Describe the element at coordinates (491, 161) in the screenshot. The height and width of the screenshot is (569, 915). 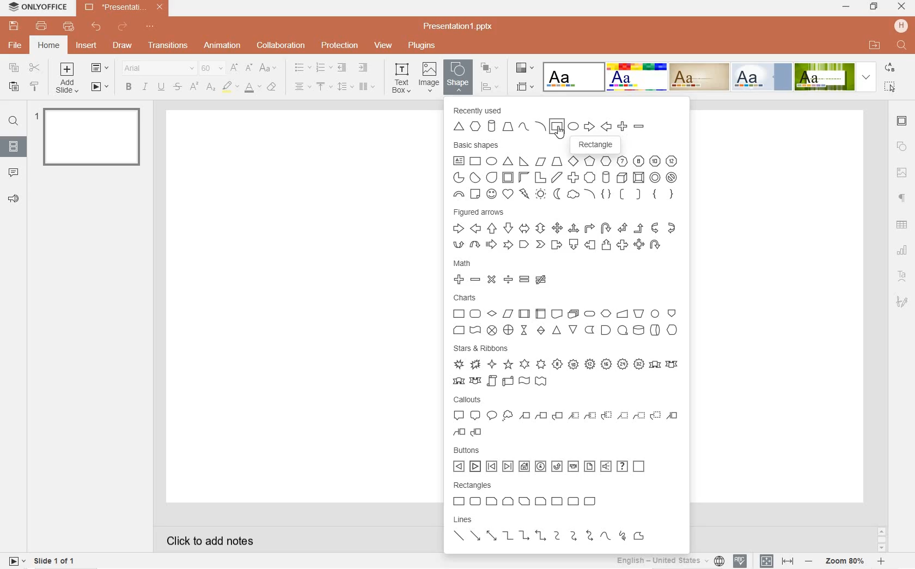
I see `Ellipse` at that location.